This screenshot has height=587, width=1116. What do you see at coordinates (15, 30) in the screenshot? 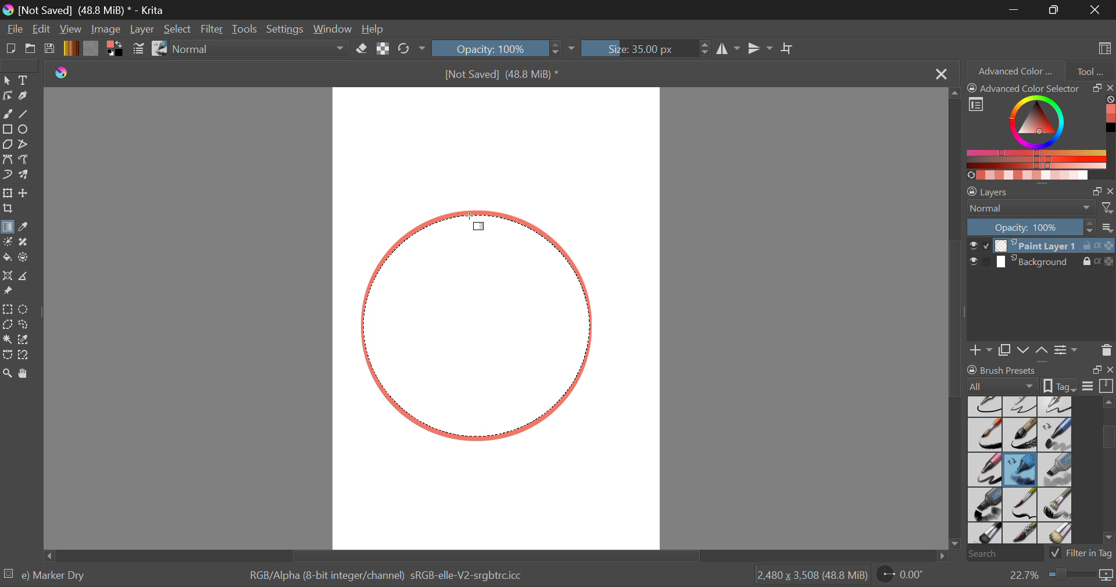
I see `File` at bounding box center [15, 30].